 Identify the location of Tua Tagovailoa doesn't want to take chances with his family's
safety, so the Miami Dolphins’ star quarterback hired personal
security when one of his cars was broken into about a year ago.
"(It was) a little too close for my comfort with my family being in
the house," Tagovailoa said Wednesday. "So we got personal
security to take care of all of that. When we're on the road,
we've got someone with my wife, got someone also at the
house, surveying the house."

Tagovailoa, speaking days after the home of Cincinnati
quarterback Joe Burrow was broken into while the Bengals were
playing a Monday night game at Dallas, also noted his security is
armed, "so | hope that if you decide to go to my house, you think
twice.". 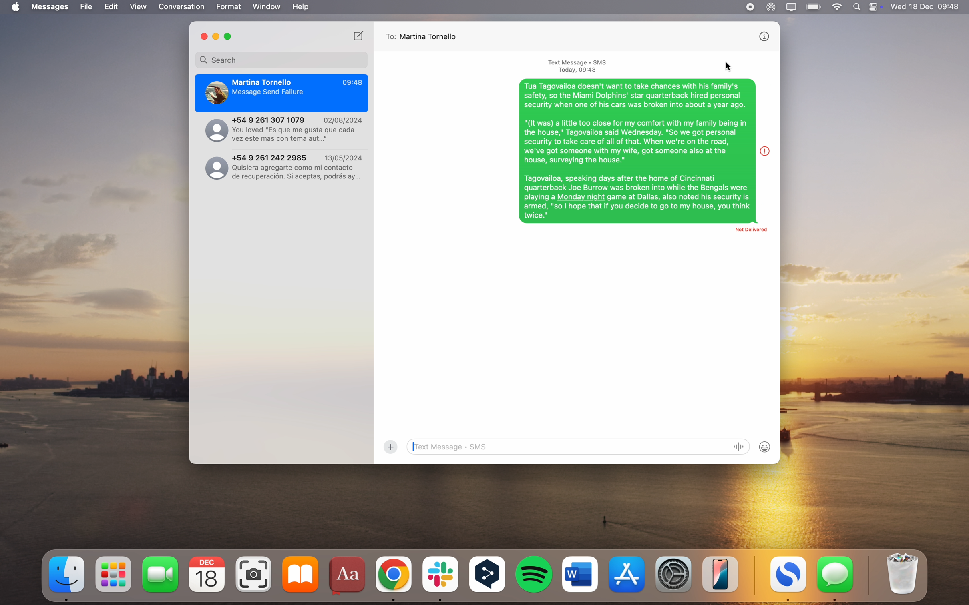
(637, 151).